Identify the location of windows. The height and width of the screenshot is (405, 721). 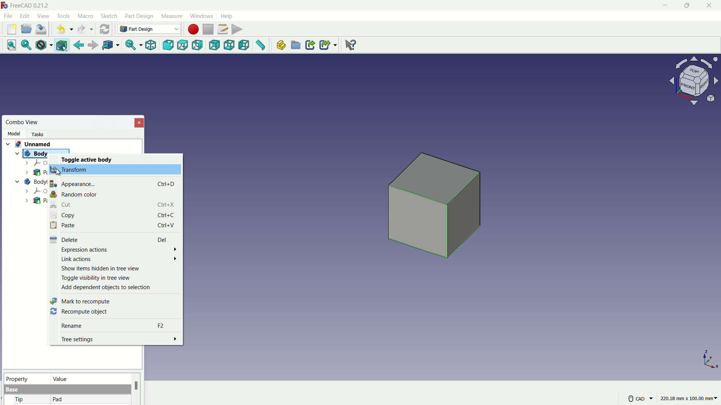
(201, 16).